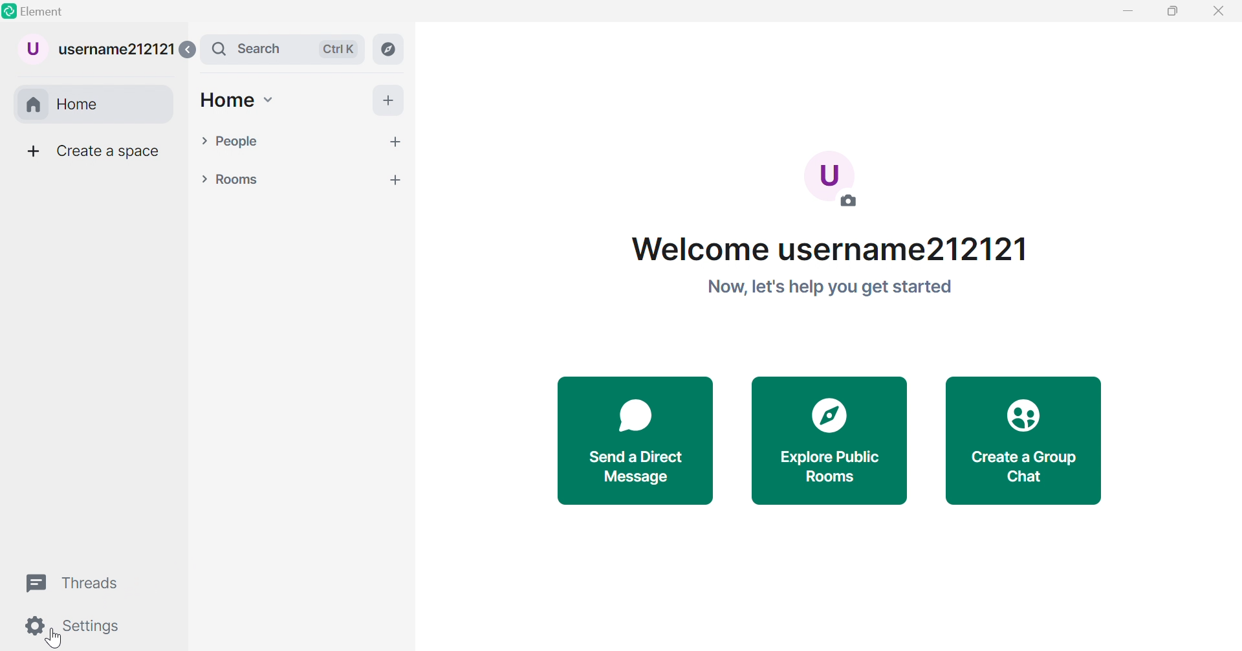 The height and width of the screenshot is (651, 1242). I want to click on Icon, so click(832, 414).